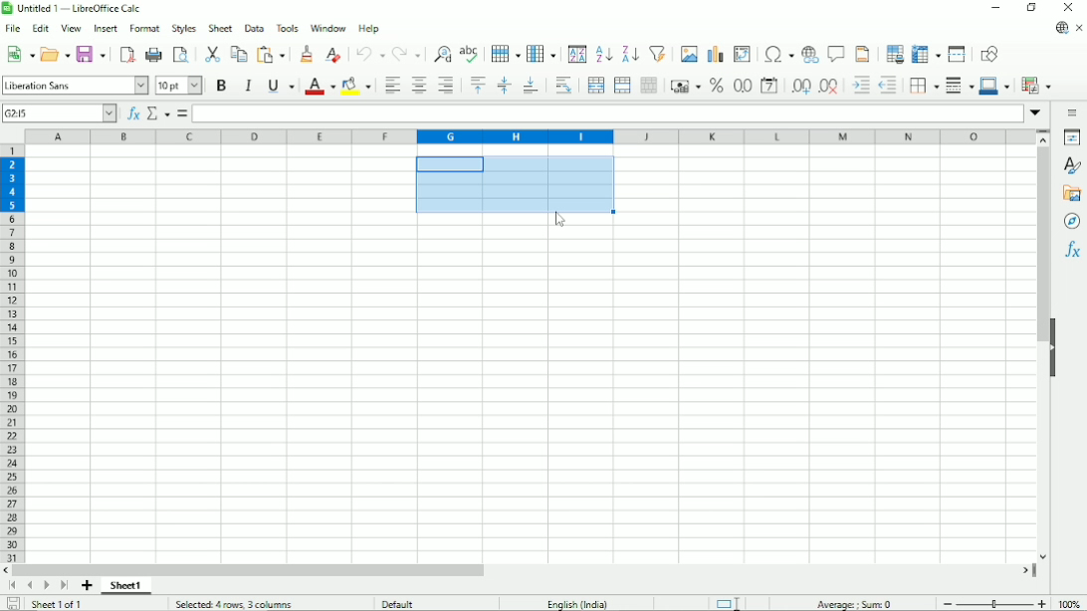 The image size is (1087, 611). What do you see at coordinates (91, 55) in the screenshot?
I see `Save` at bounding box center [91, 55].